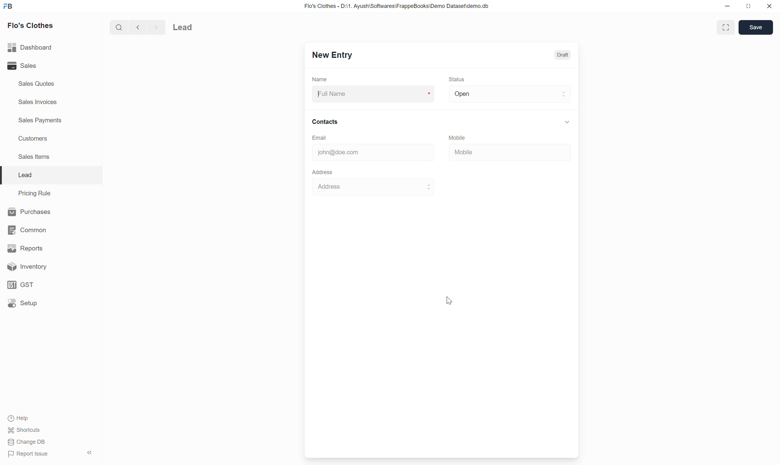  Describe the element at coordinates (749, 6) in the screenshot. I see `close down` at that location.